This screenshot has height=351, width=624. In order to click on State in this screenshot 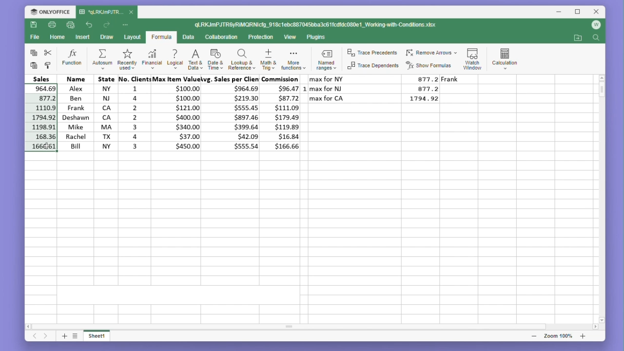, I will do `click(106, 112)`.